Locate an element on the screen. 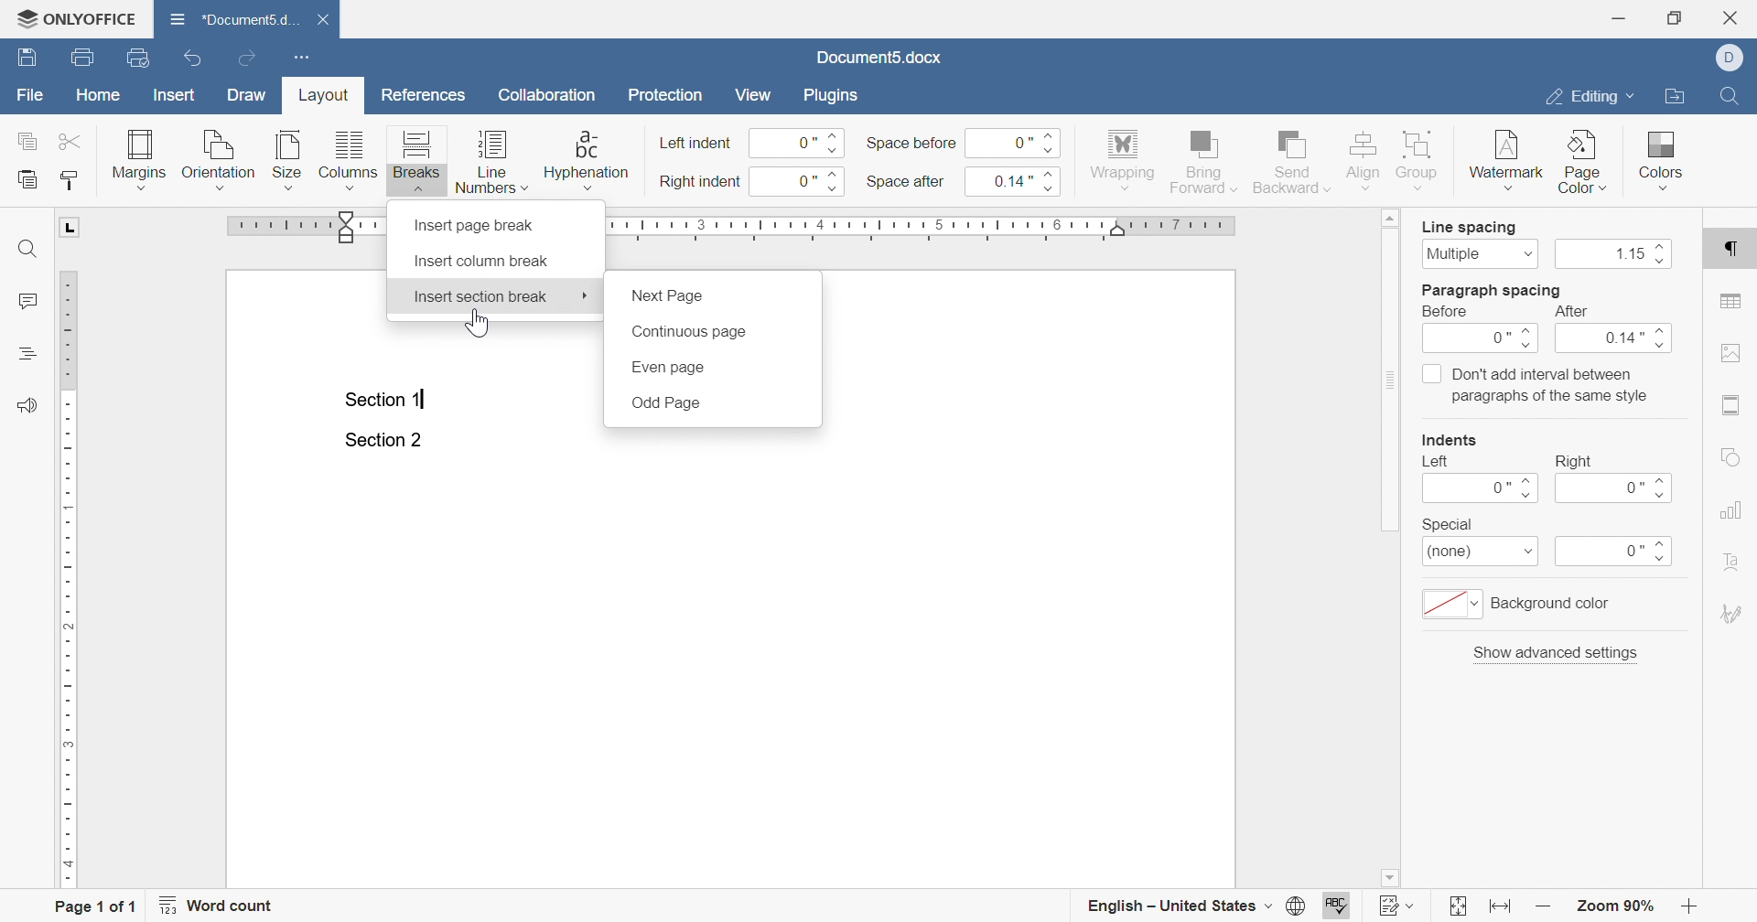 The width and height of the screenshot is (1757, 922). english - united states is located at coordinates (1194, 906).